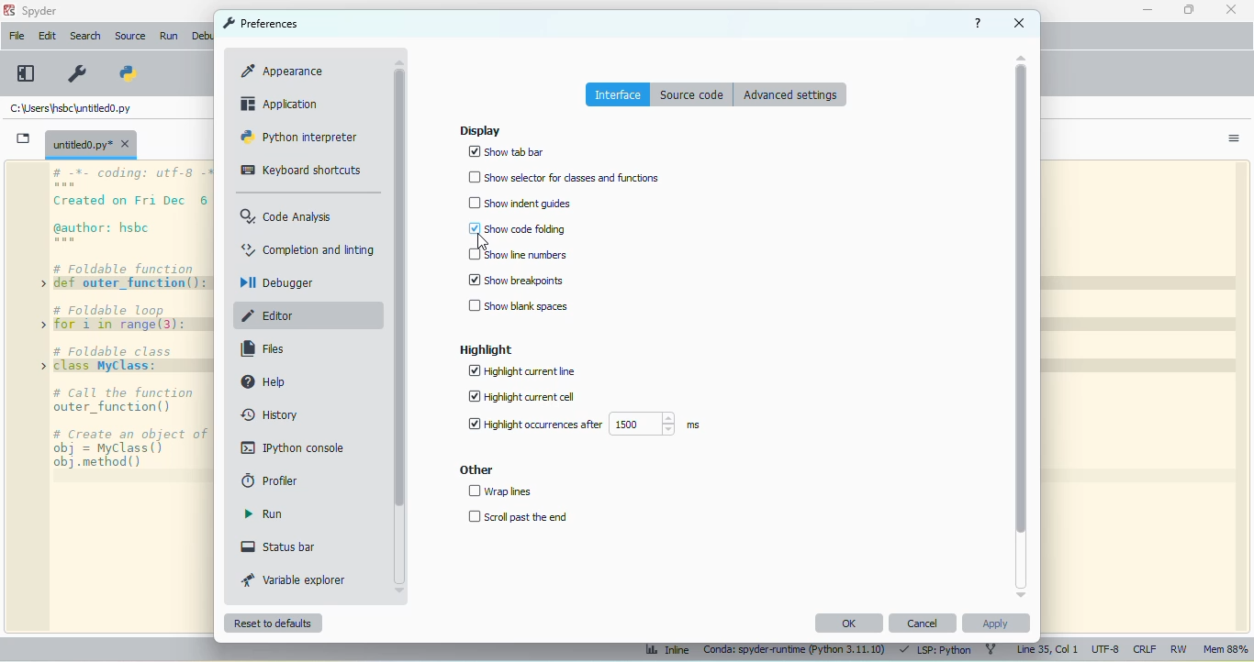 The width and height of the screenshot is (1254, 662). Describe the element at coordinates (516, 280) in the screenshot. I see `show breakpoints` at that location.